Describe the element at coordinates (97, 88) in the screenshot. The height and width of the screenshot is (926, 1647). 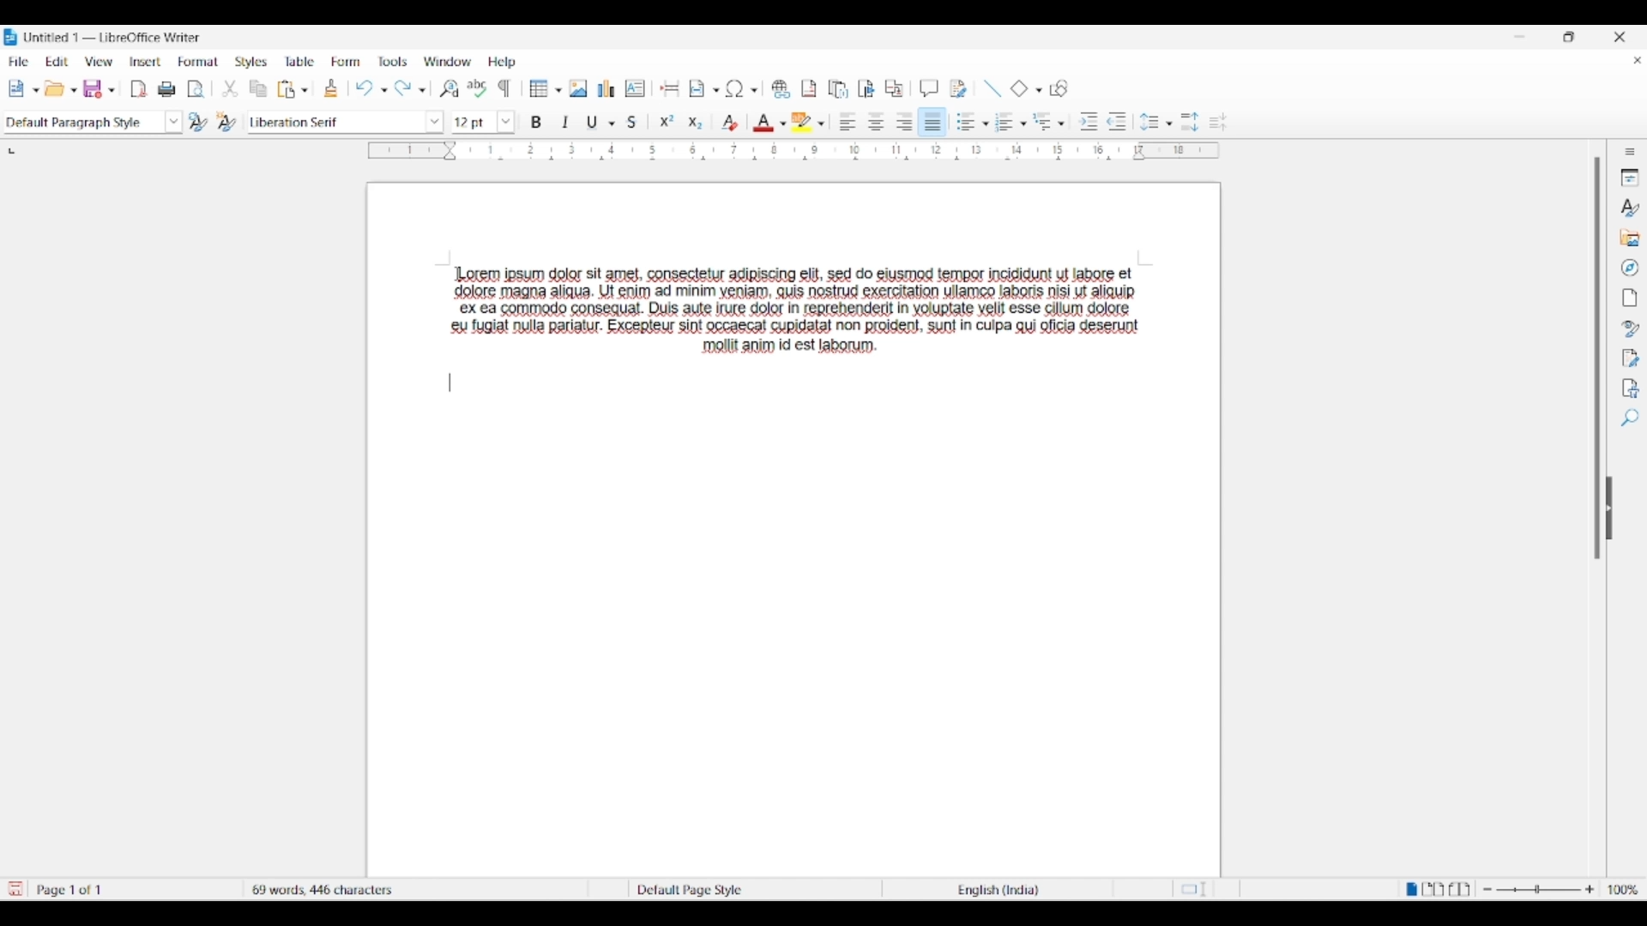
I see `Selected save option` at that location.